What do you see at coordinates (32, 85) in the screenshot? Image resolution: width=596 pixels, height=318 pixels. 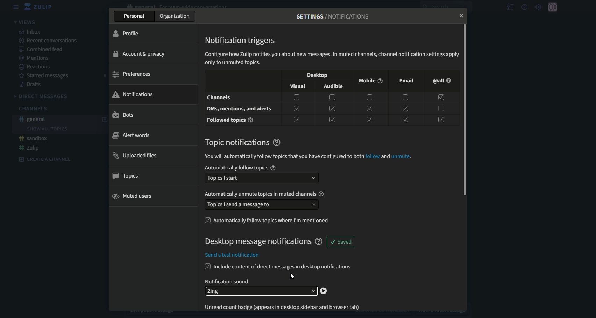 I see `Drafts` at bounding box center [32, 85].